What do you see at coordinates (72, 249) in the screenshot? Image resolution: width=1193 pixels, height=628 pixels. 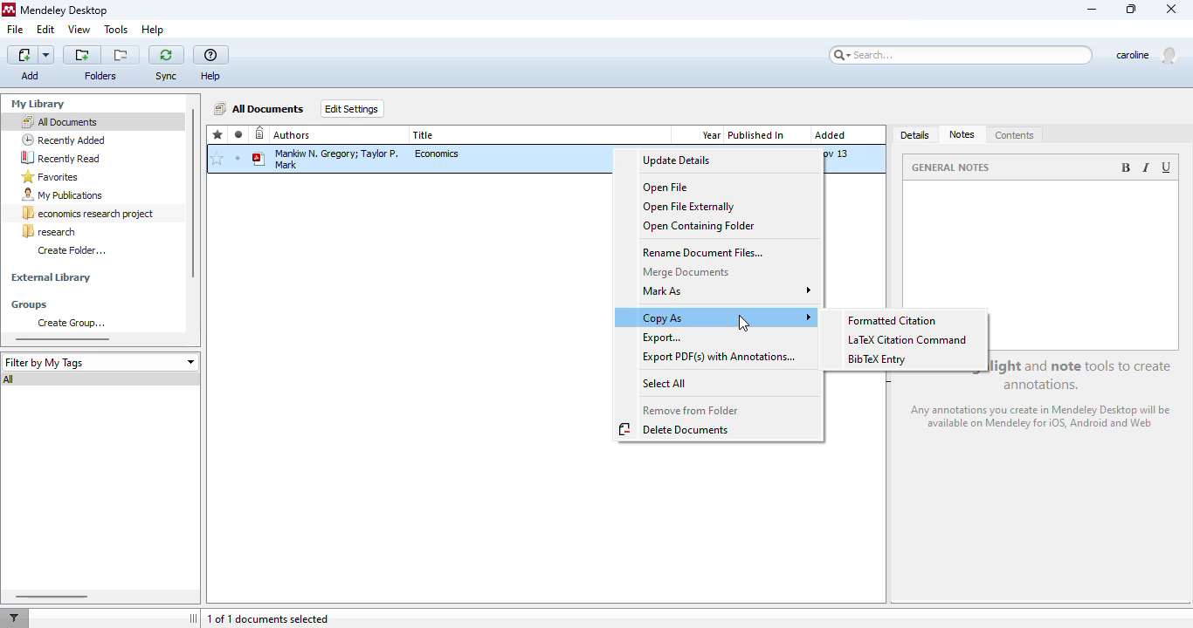 I see `create folder` at bounding box center [72, 249].